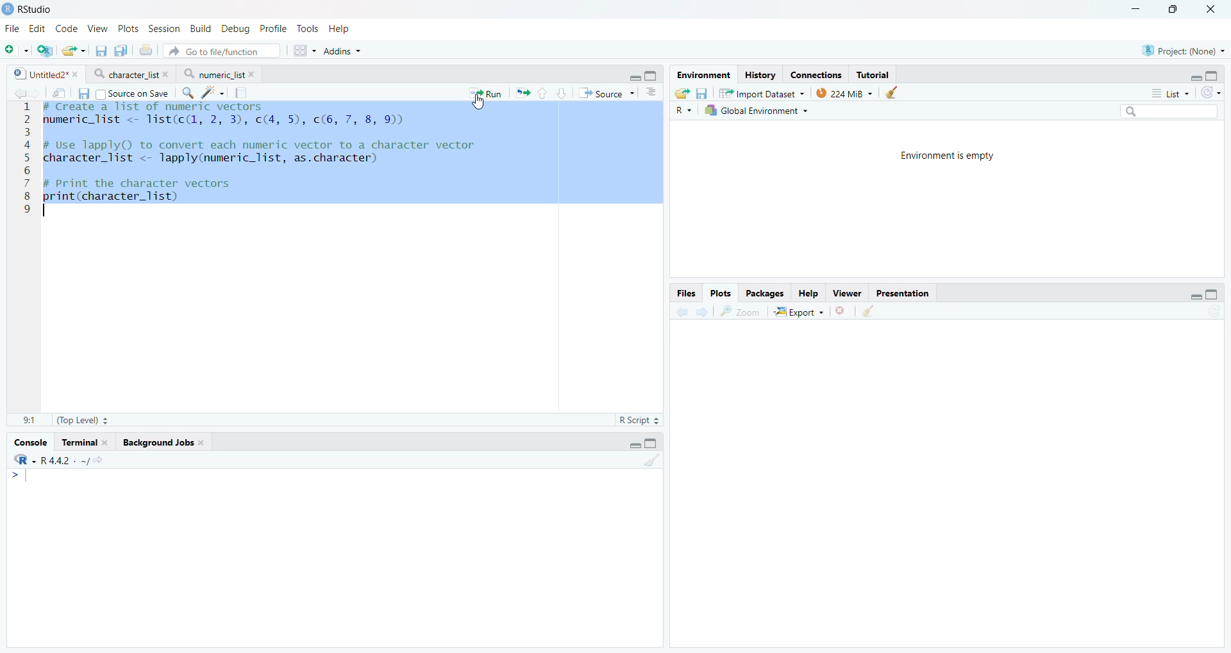 The width and height of the screenshot is (1231, 653). What do you see at coordinates (1196, 296) in the screenshot?
I see `Hide` at bounding box center [1196, 296].